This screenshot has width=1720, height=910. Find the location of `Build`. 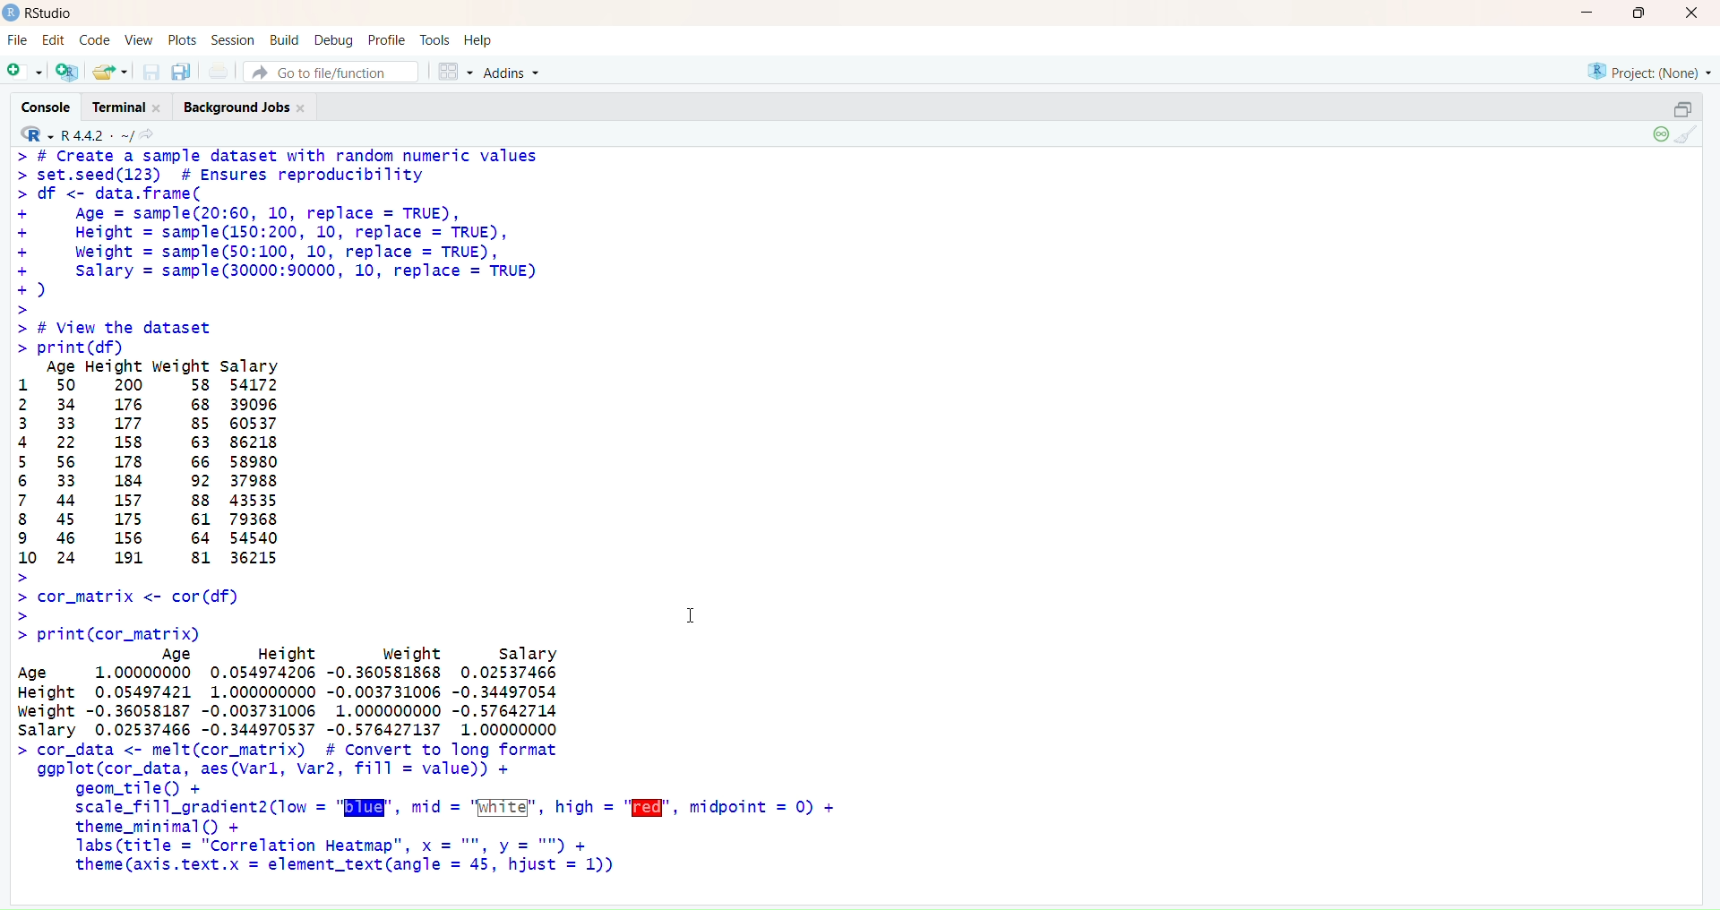

Build is located at coordinates (285, 39).